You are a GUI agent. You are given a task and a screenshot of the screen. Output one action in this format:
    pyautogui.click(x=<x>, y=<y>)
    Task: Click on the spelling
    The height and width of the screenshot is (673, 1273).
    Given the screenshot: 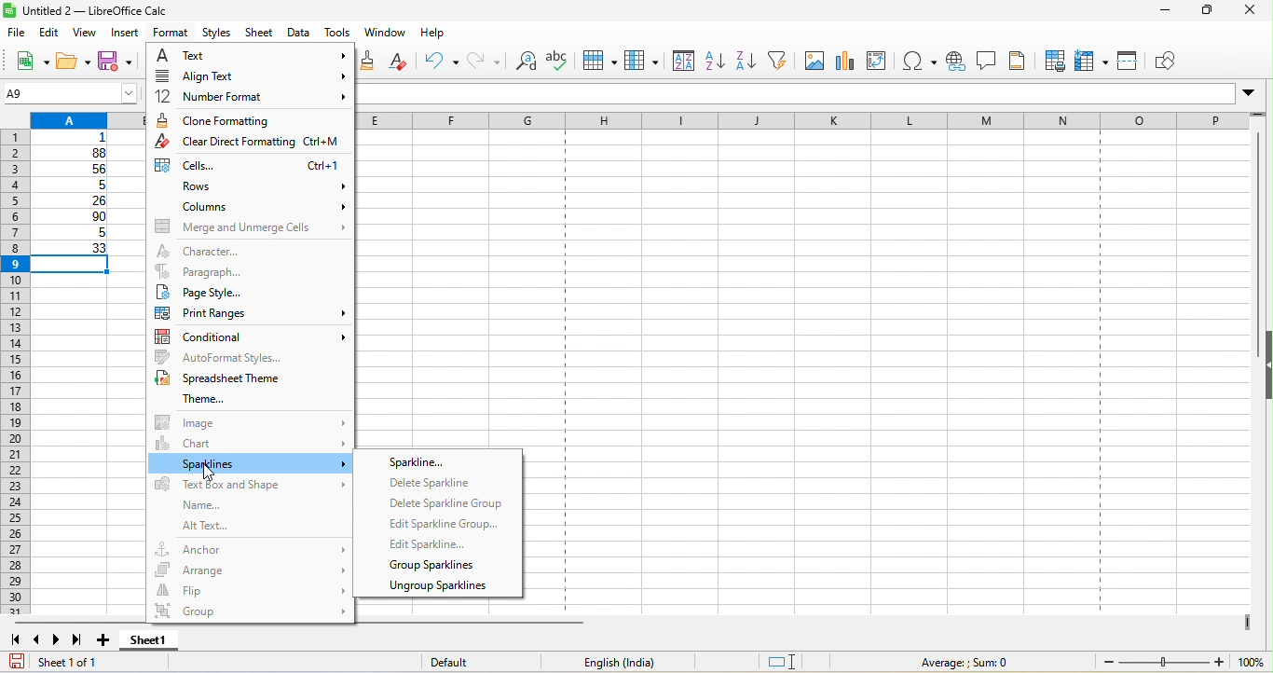 What is the action you would take?
    pyautogui.click(x=557, y=65)
    